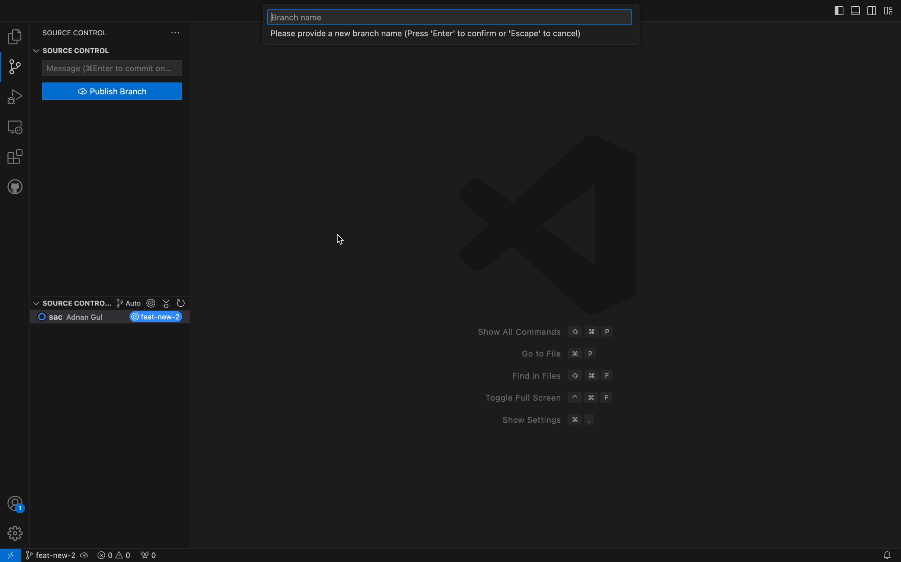 The height and width of the screenshot is (562, 901). What do you see at coordinates (15, 186) in the screenshot?
I see `github` at bounding box center [15, 186].